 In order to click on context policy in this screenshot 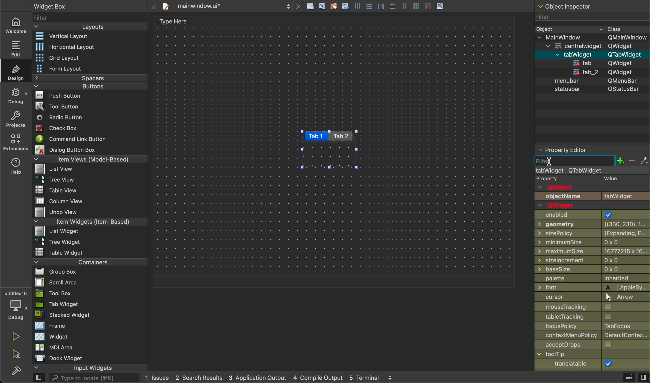, I will do `click(592, 335)`.